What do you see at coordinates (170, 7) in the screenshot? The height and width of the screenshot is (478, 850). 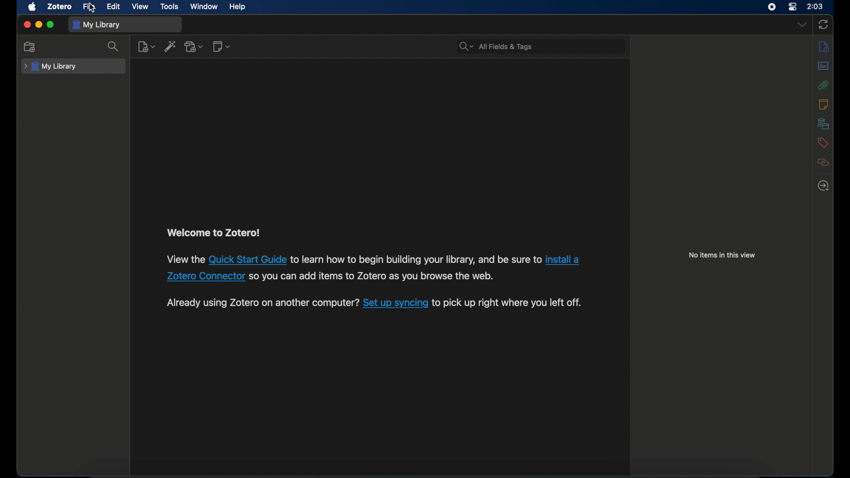 I see `tools` at bounding box center [170, 7].